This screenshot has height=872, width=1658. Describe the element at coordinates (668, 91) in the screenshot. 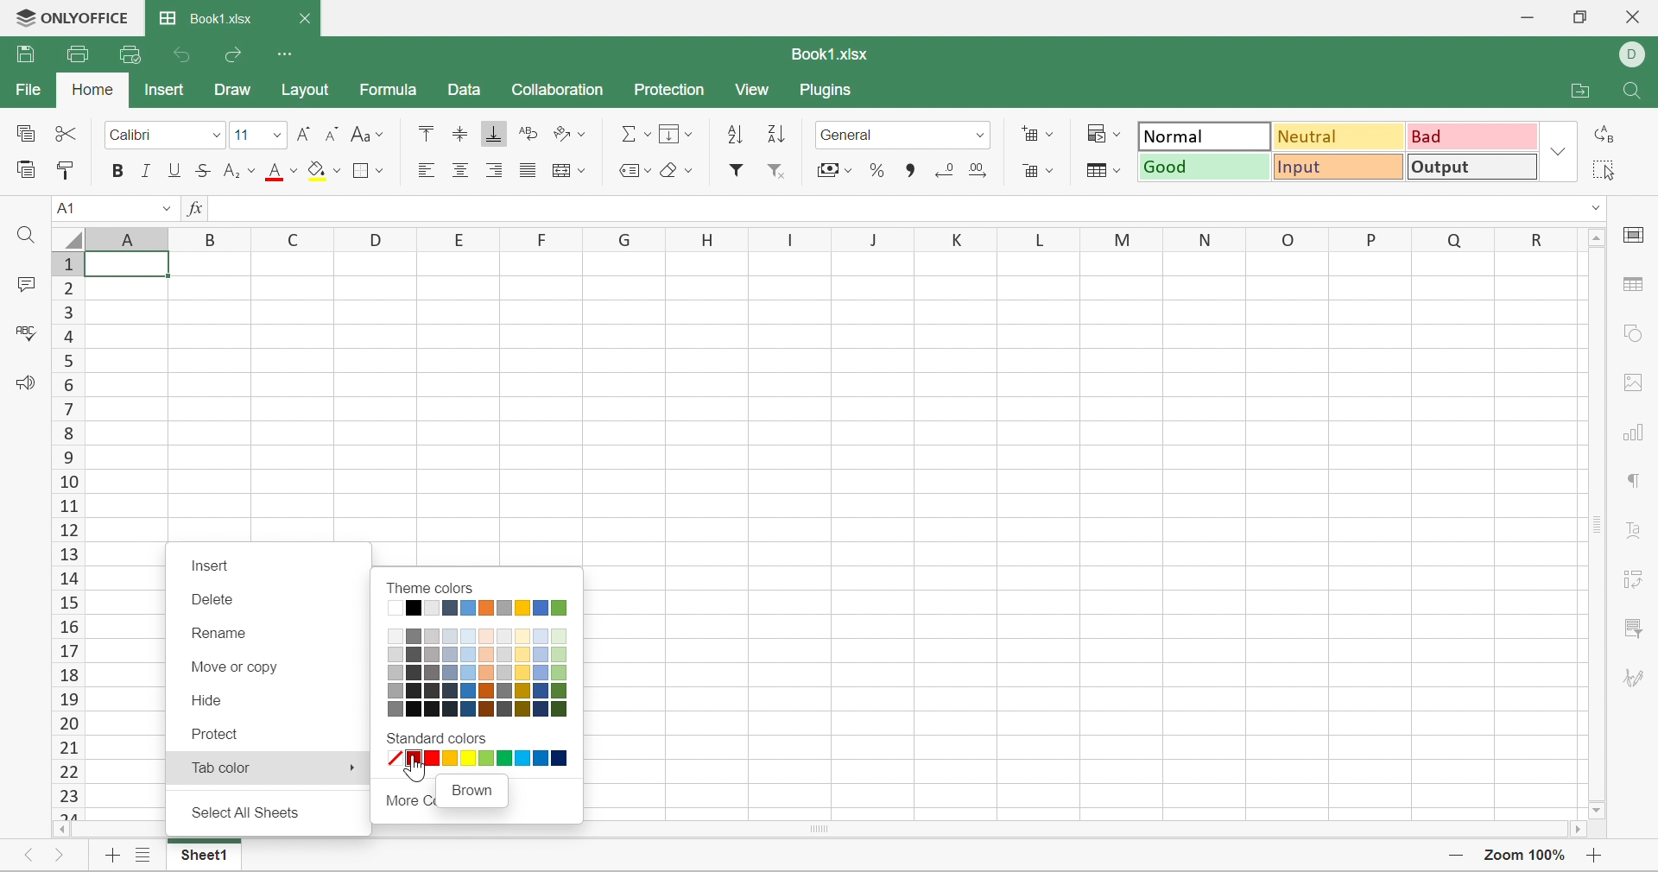

I see `Protection` at that location.